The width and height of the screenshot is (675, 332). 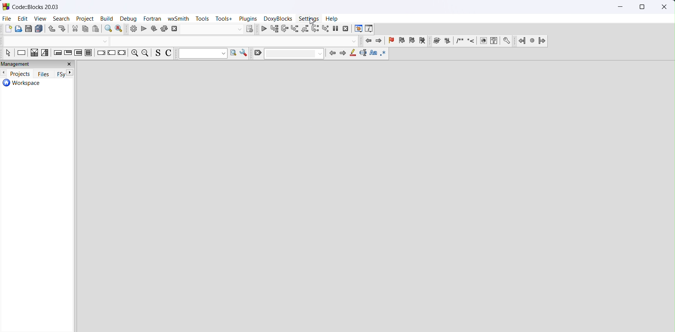 What do you see at coordinates (133, 29) in the screenshot?
I see `build` at bounding box center [133, 29].